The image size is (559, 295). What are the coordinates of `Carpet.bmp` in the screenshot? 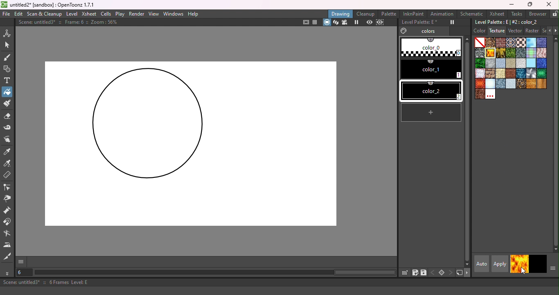 It's located at (511, 43).